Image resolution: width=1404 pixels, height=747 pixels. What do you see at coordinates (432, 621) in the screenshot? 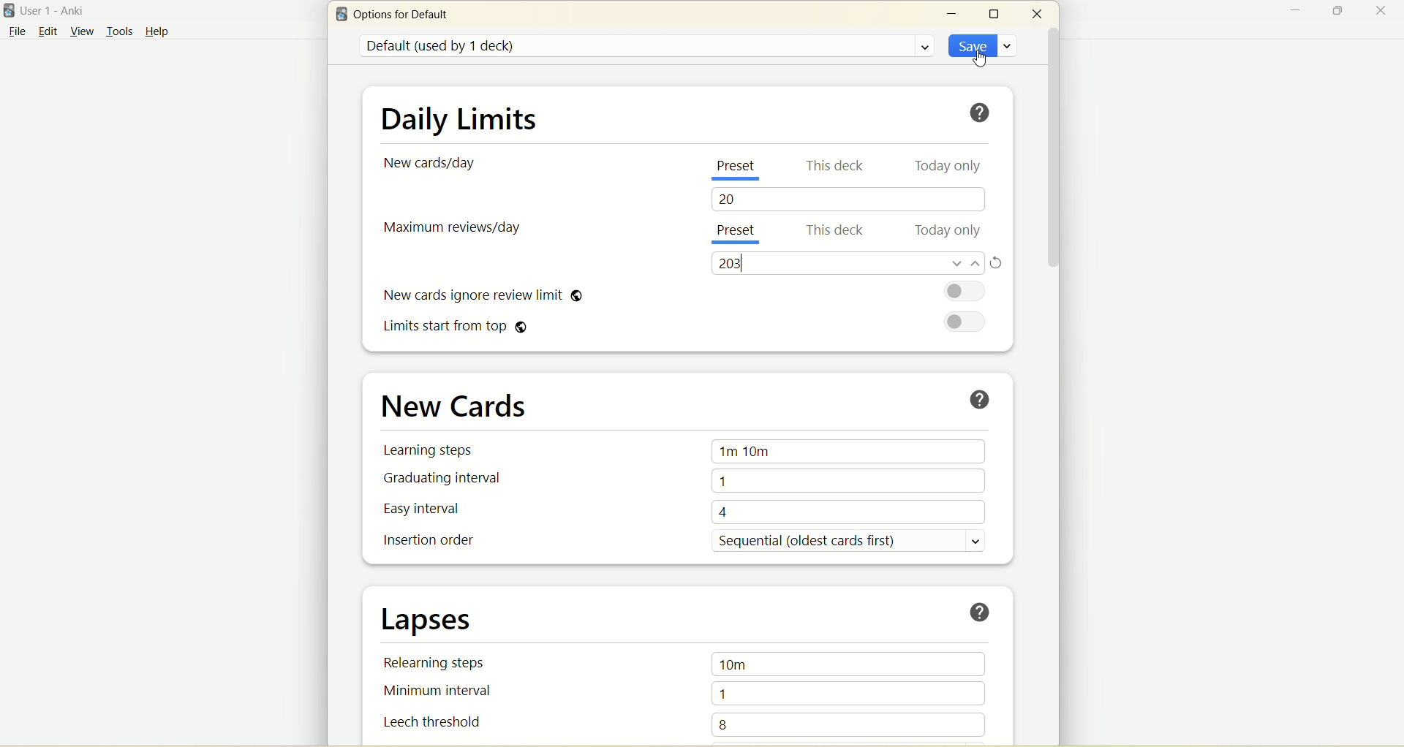
I see `lapses` at bounding box center [432, 621].